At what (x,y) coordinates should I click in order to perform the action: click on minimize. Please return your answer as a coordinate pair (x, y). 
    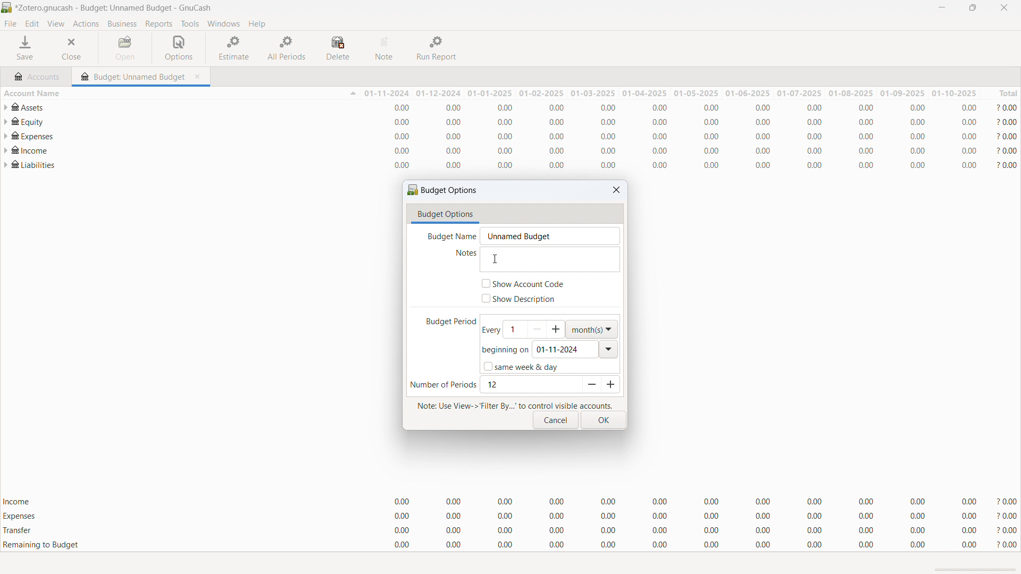
    Looking at the image, I should click on (940, 8).